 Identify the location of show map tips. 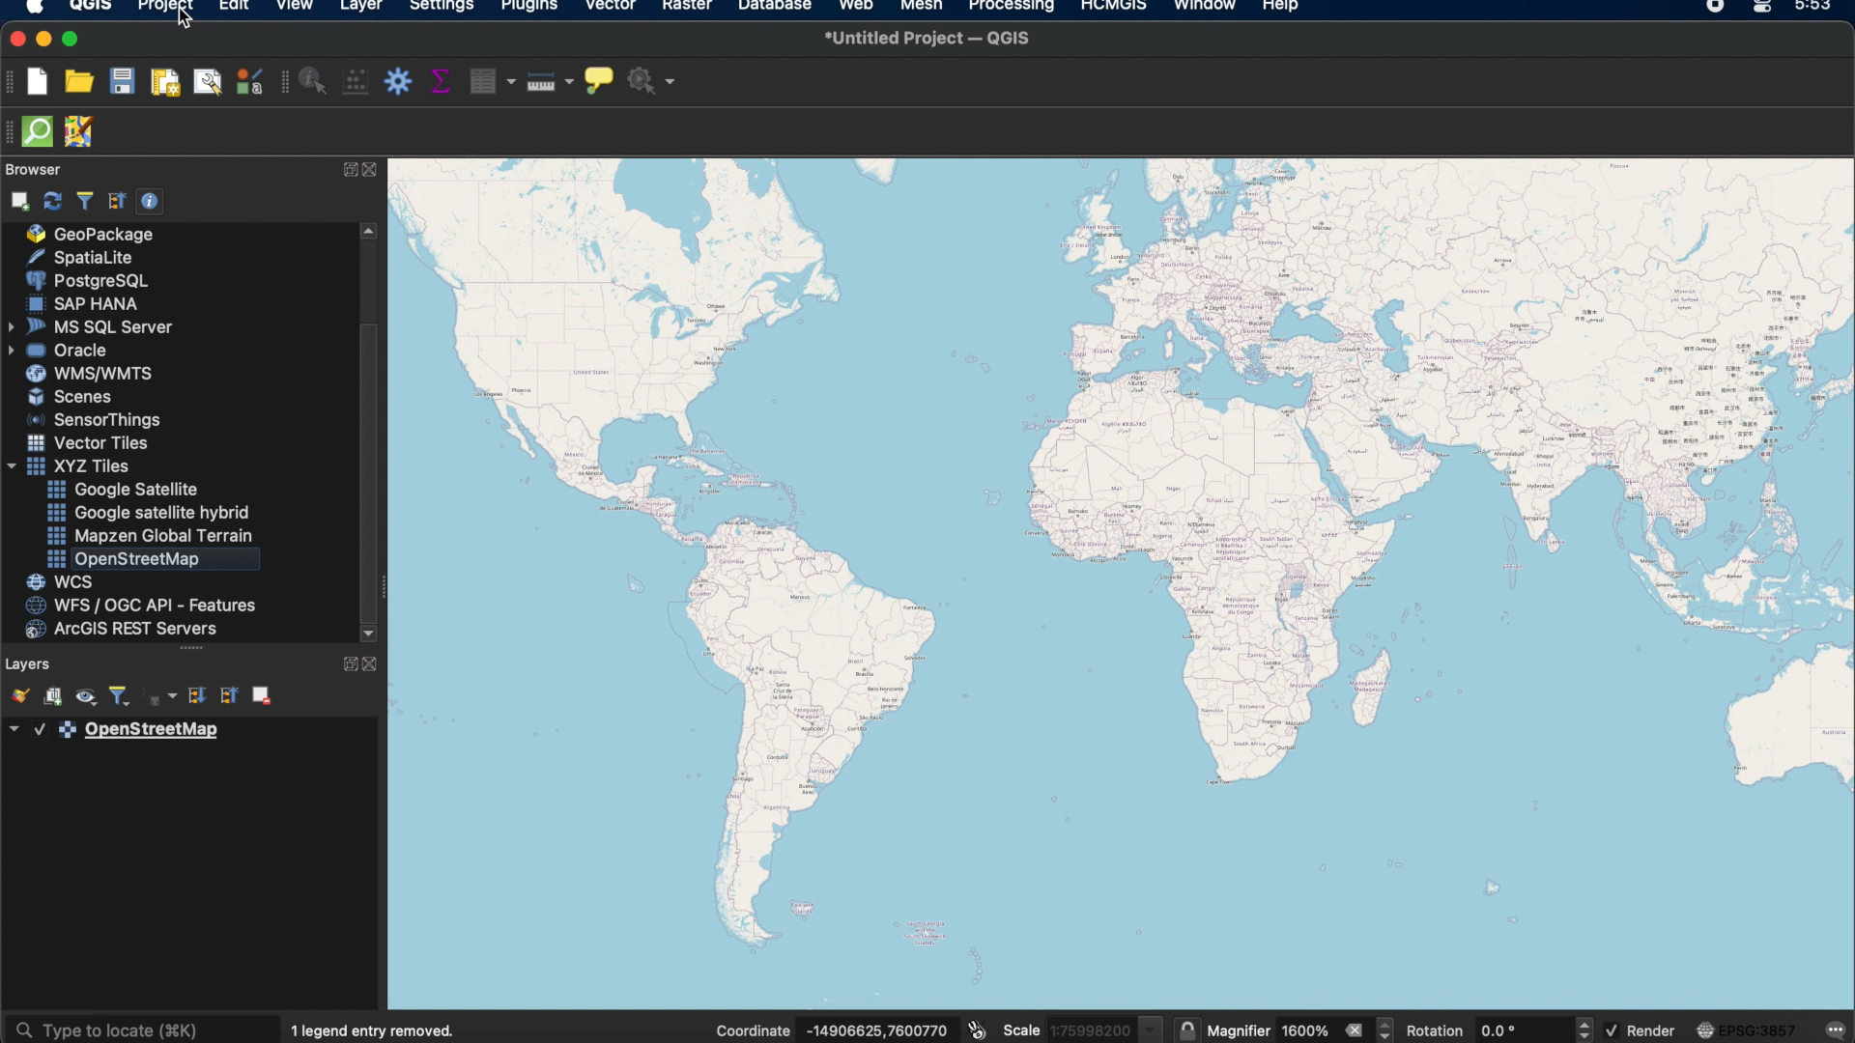
(600, 81).